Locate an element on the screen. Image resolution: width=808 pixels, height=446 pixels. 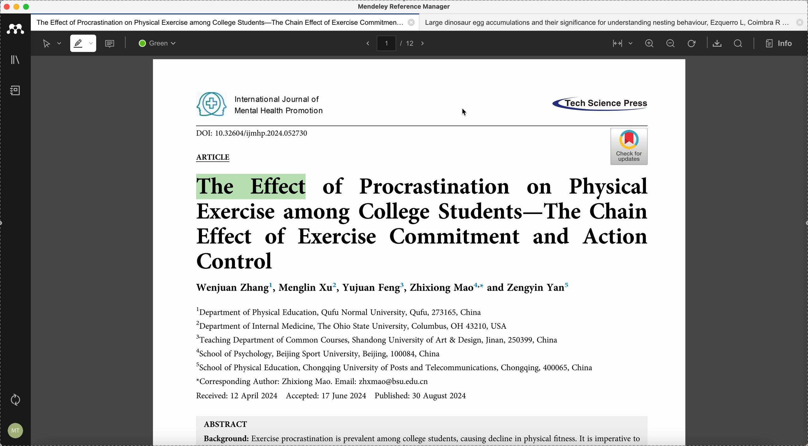
pages is located at coordinates (398, 42).